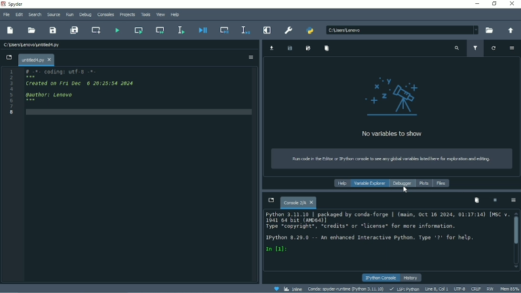  Describe the element at coordinates (514, 200) in the screenshot. I see `Options` at that location.